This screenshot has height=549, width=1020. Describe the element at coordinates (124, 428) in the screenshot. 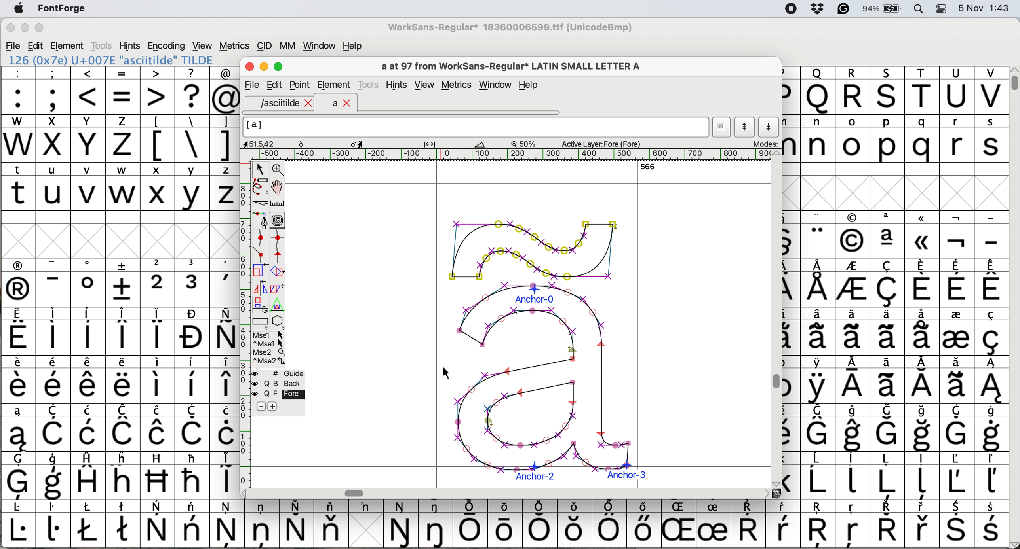

I see `symbol` at that location.